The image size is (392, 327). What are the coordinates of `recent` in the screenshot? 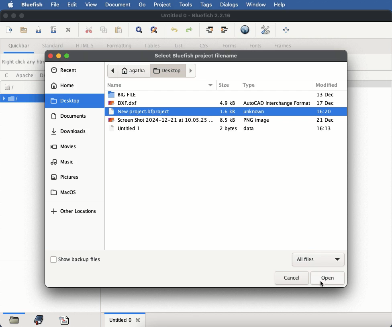 It's located at (65, 70).